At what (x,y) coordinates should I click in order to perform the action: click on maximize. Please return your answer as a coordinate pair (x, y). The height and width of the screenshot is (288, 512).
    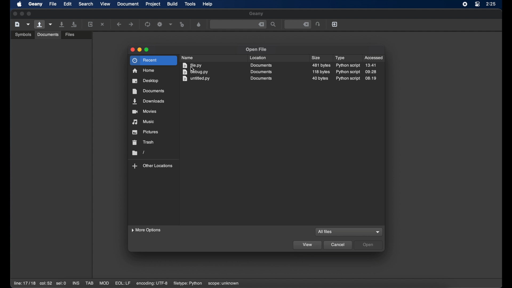
    Looking at the image, I should click on (147, 50).